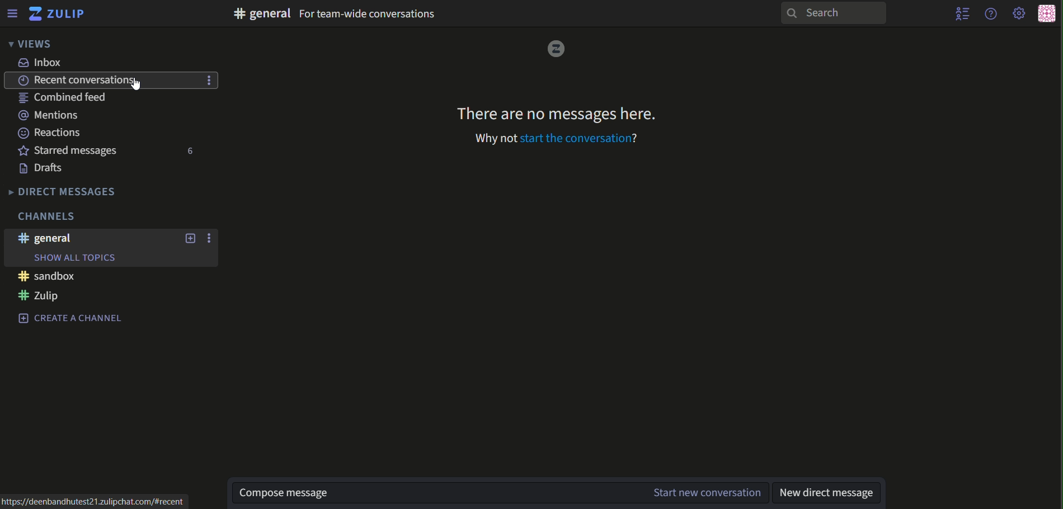 Image resolution: width=1063 pixels, height=509 pixels. What do you see at coordinates (553, 111) in the screenshot?
I see `no messages` at bounding box center [553, 111].